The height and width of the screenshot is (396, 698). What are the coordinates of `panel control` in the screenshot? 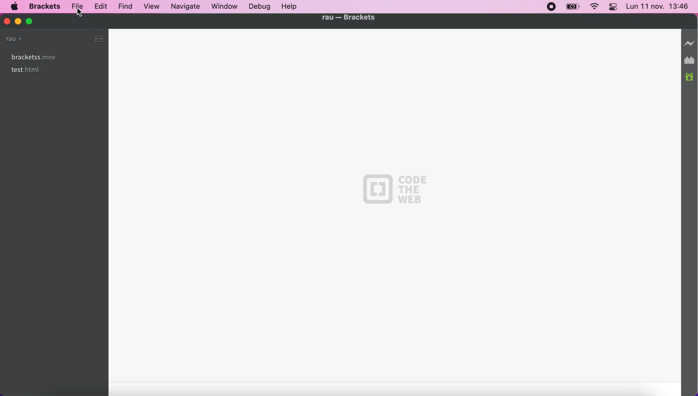 It's located at (612, 7).